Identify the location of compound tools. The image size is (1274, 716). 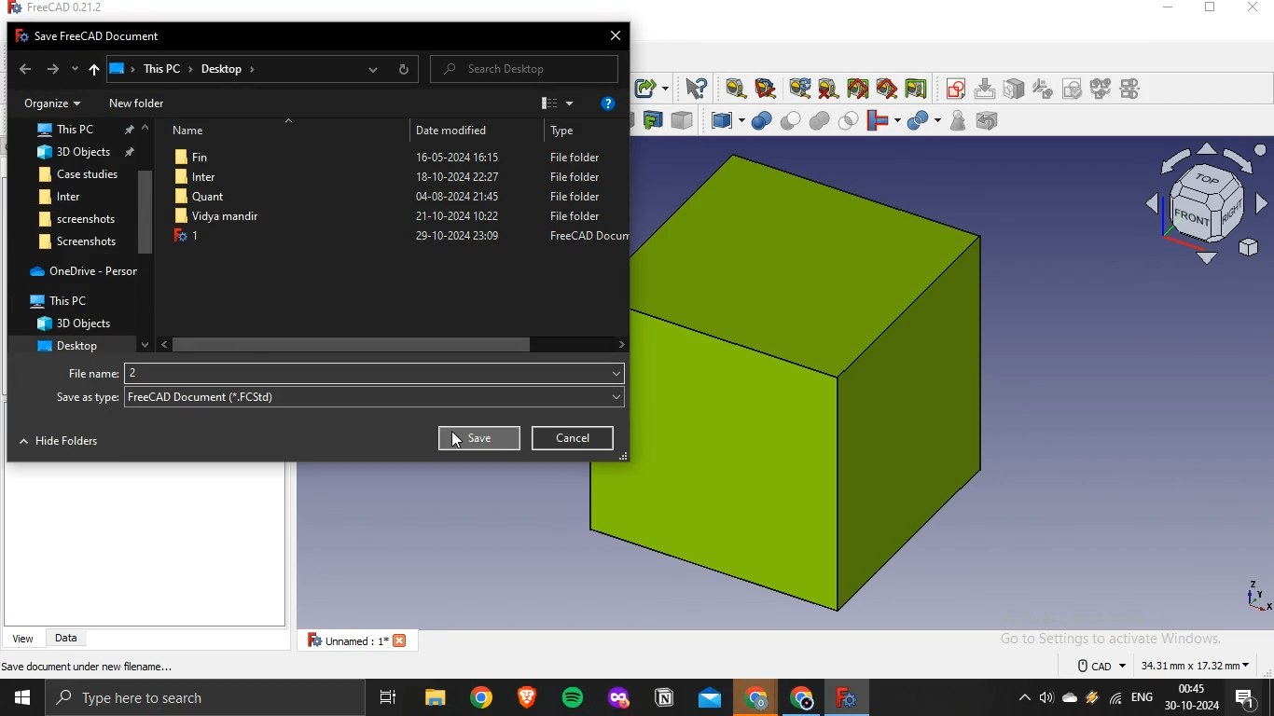
(725, 119).